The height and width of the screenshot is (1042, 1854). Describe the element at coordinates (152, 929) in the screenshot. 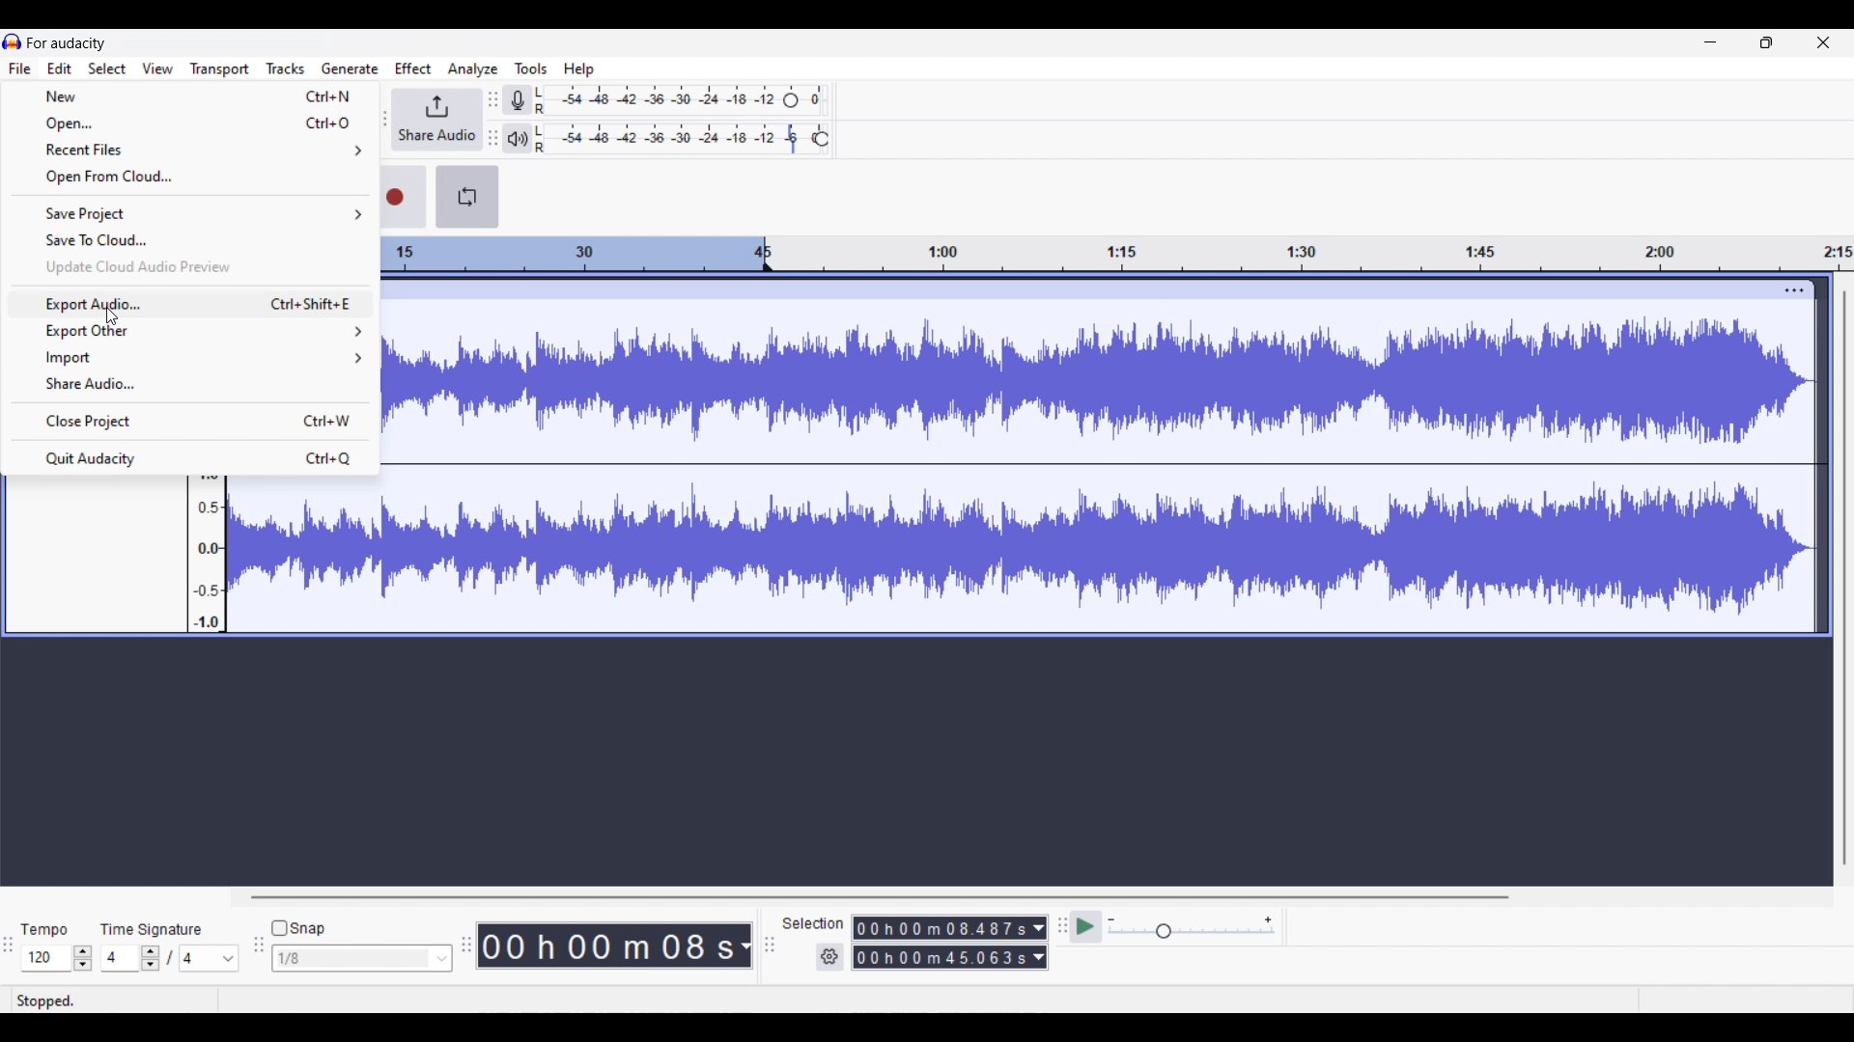

I see `Indicates time signature settings` at that location.